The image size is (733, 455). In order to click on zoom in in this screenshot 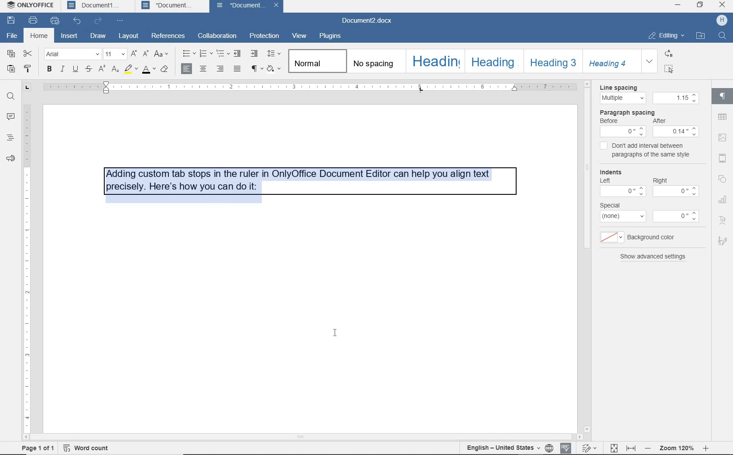, I will do `click(707, 448)`.